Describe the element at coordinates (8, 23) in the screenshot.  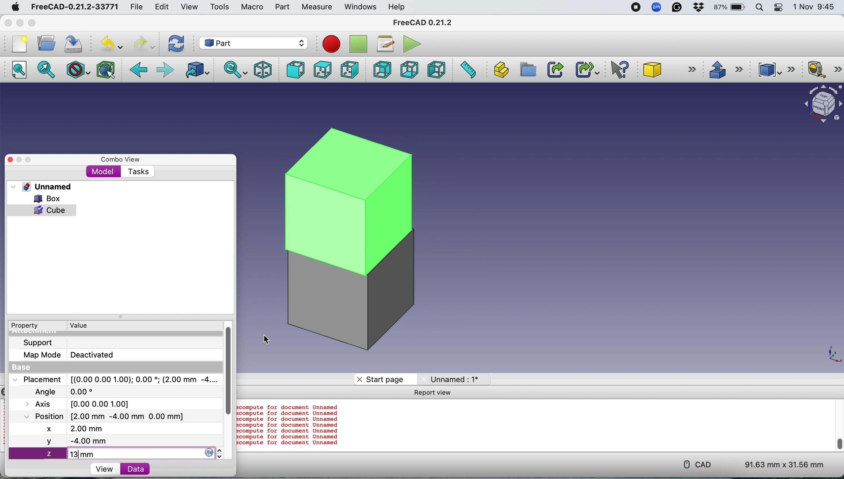
I see `Close` at that location.